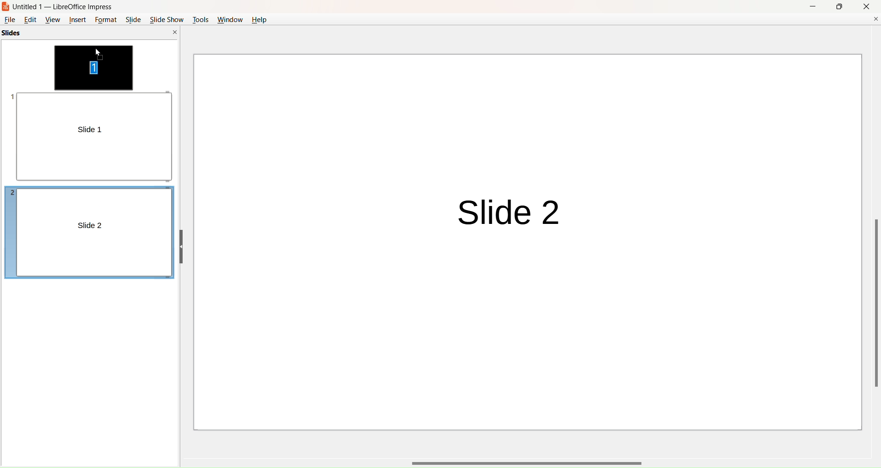 The image size is (881, 468). I want to click on vertical scroll bar, so click(874, 303).